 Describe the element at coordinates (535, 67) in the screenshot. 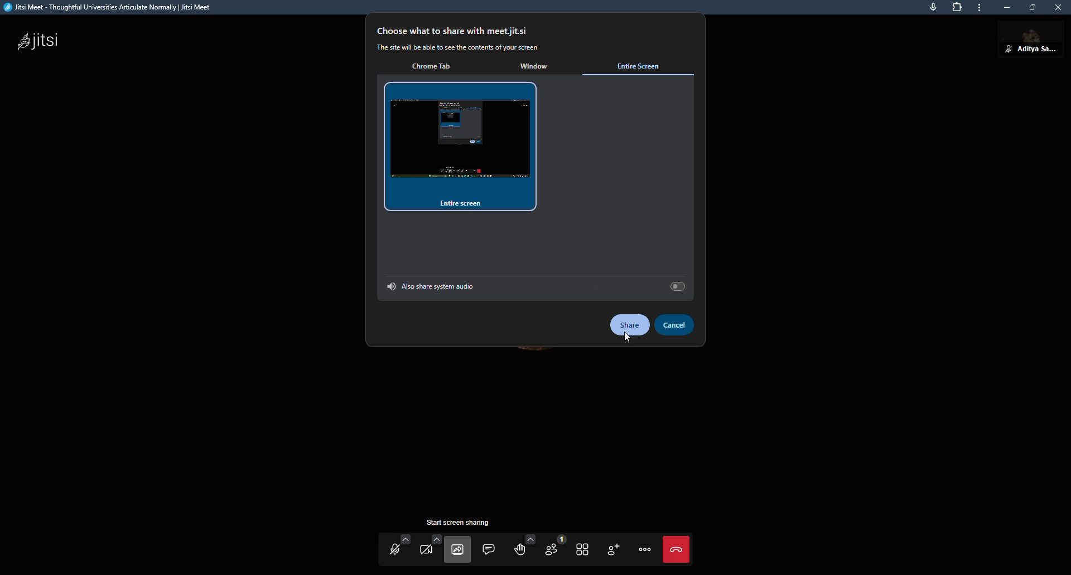

I see `window` at that location.